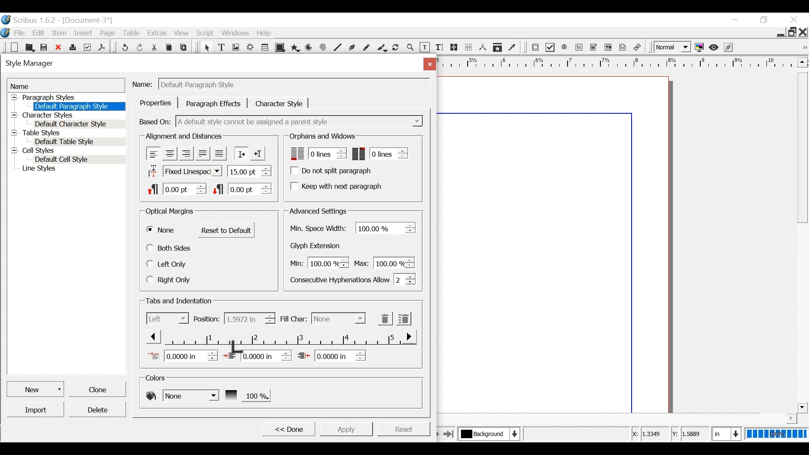  What do you see at coordinates (39, 33) in the screenshot?
I see `Edit` at bounding box center [39, 33].